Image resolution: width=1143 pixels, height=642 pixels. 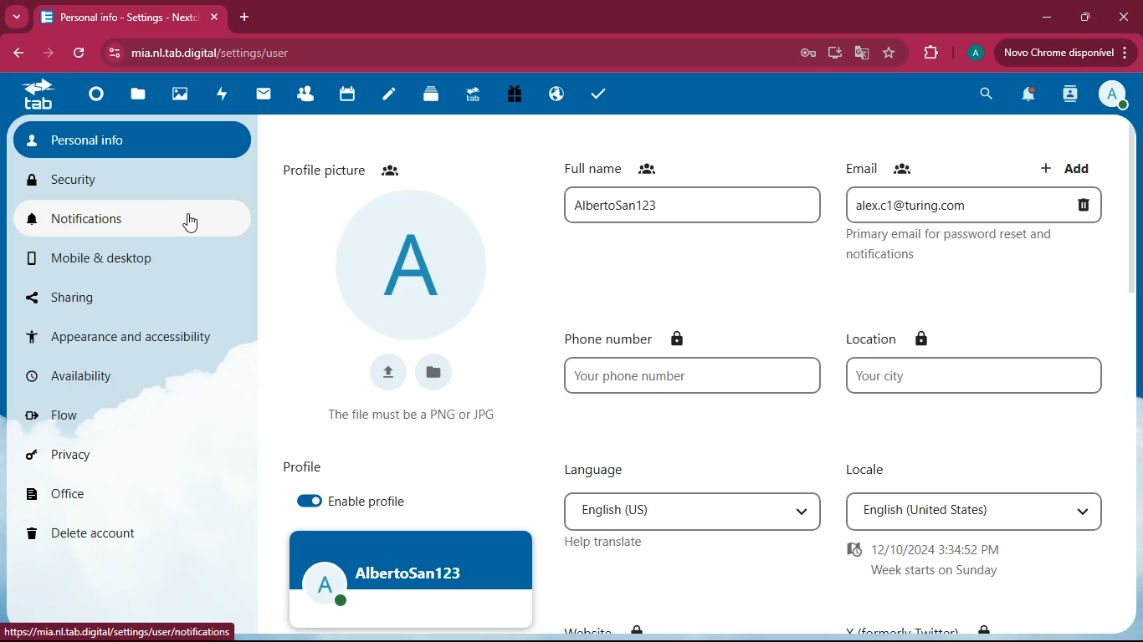 I want to click on office, so click(x=107, y=494).